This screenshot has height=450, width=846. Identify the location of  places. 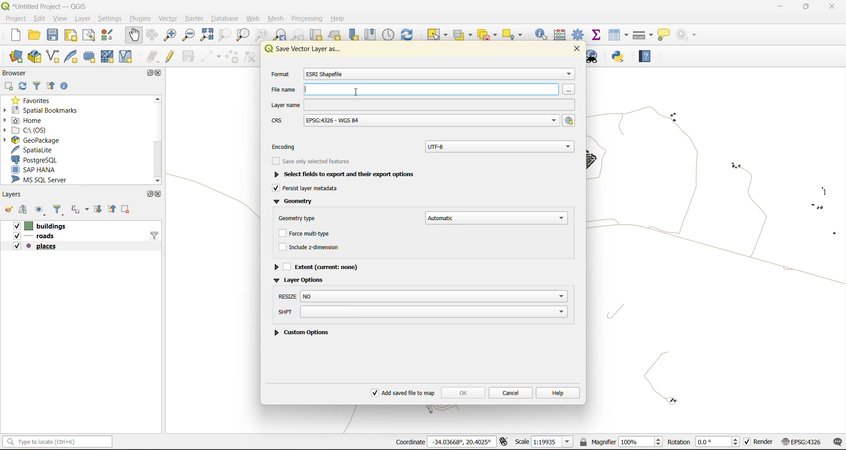
(36, 248).